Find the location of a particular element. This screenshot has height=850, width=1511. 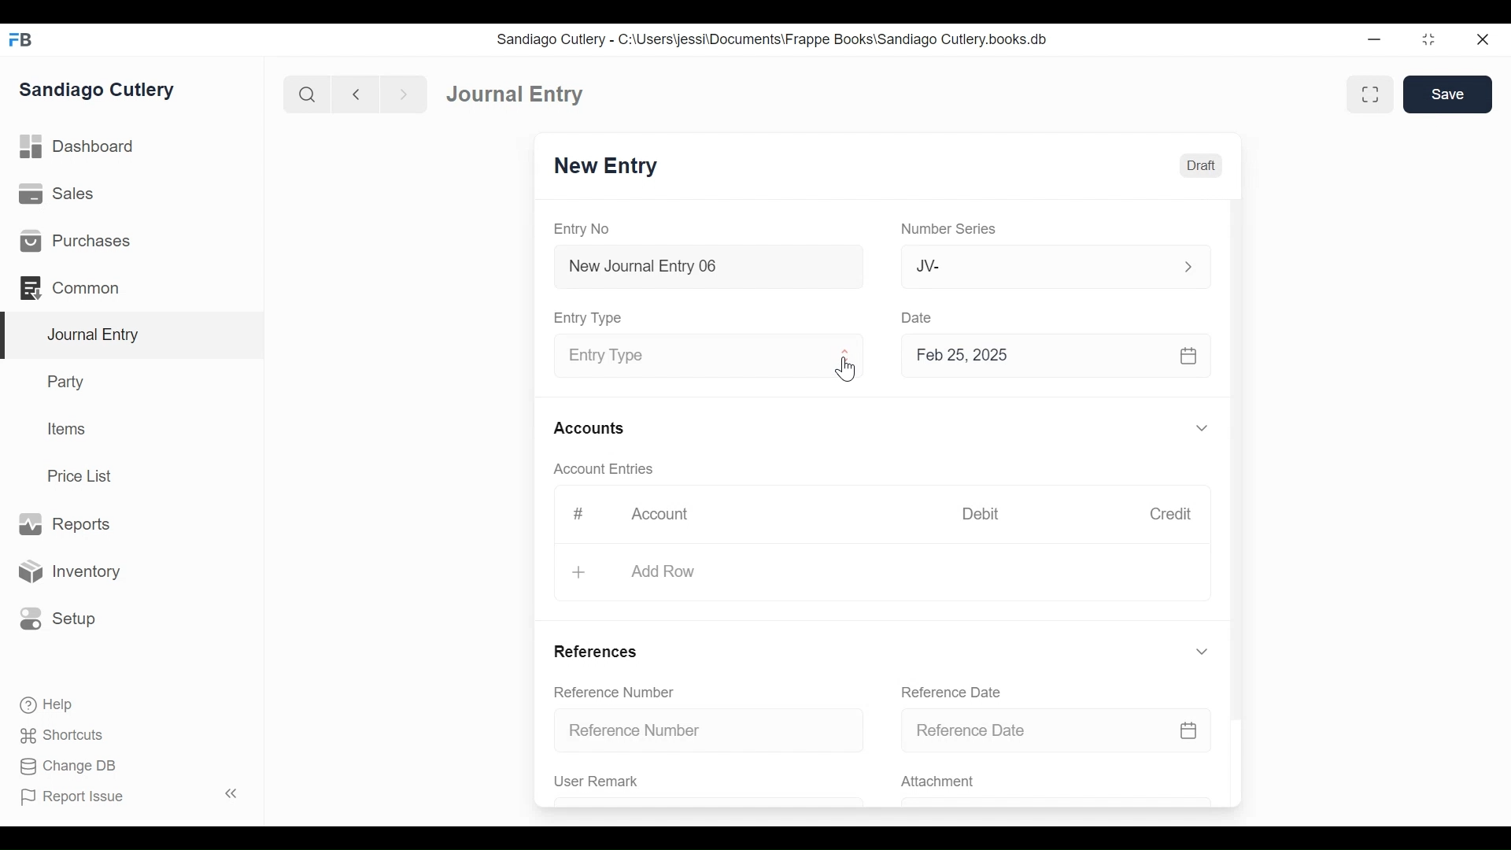

Reference Date is located at coordinates (1055, 729).